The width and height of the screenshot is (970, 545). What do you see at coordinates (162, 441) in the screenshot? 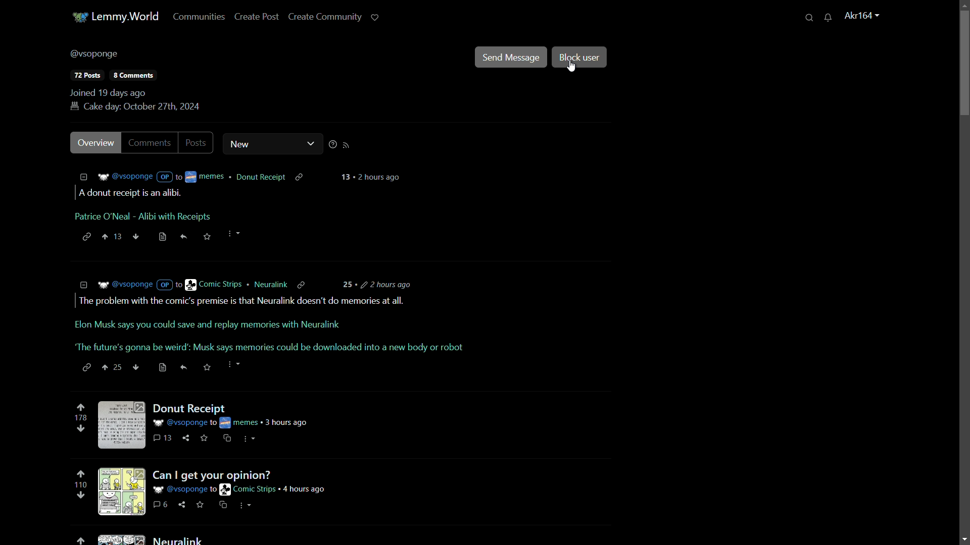
I see `comments` at bounding box center [162, 441].